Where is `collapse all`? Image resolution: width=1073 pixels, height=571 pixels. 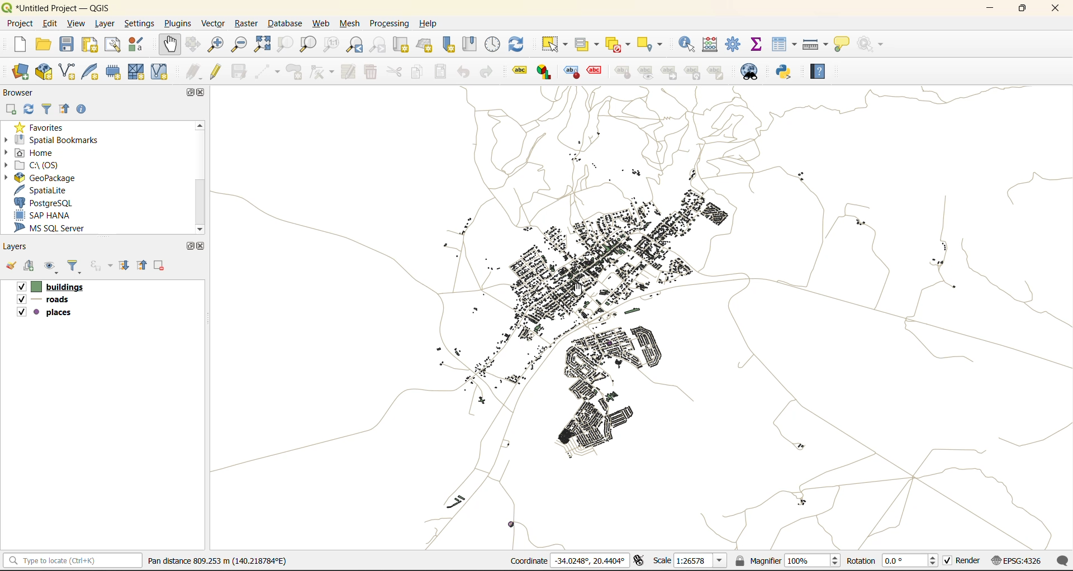
collapse all is located at coordinates (144, 265).